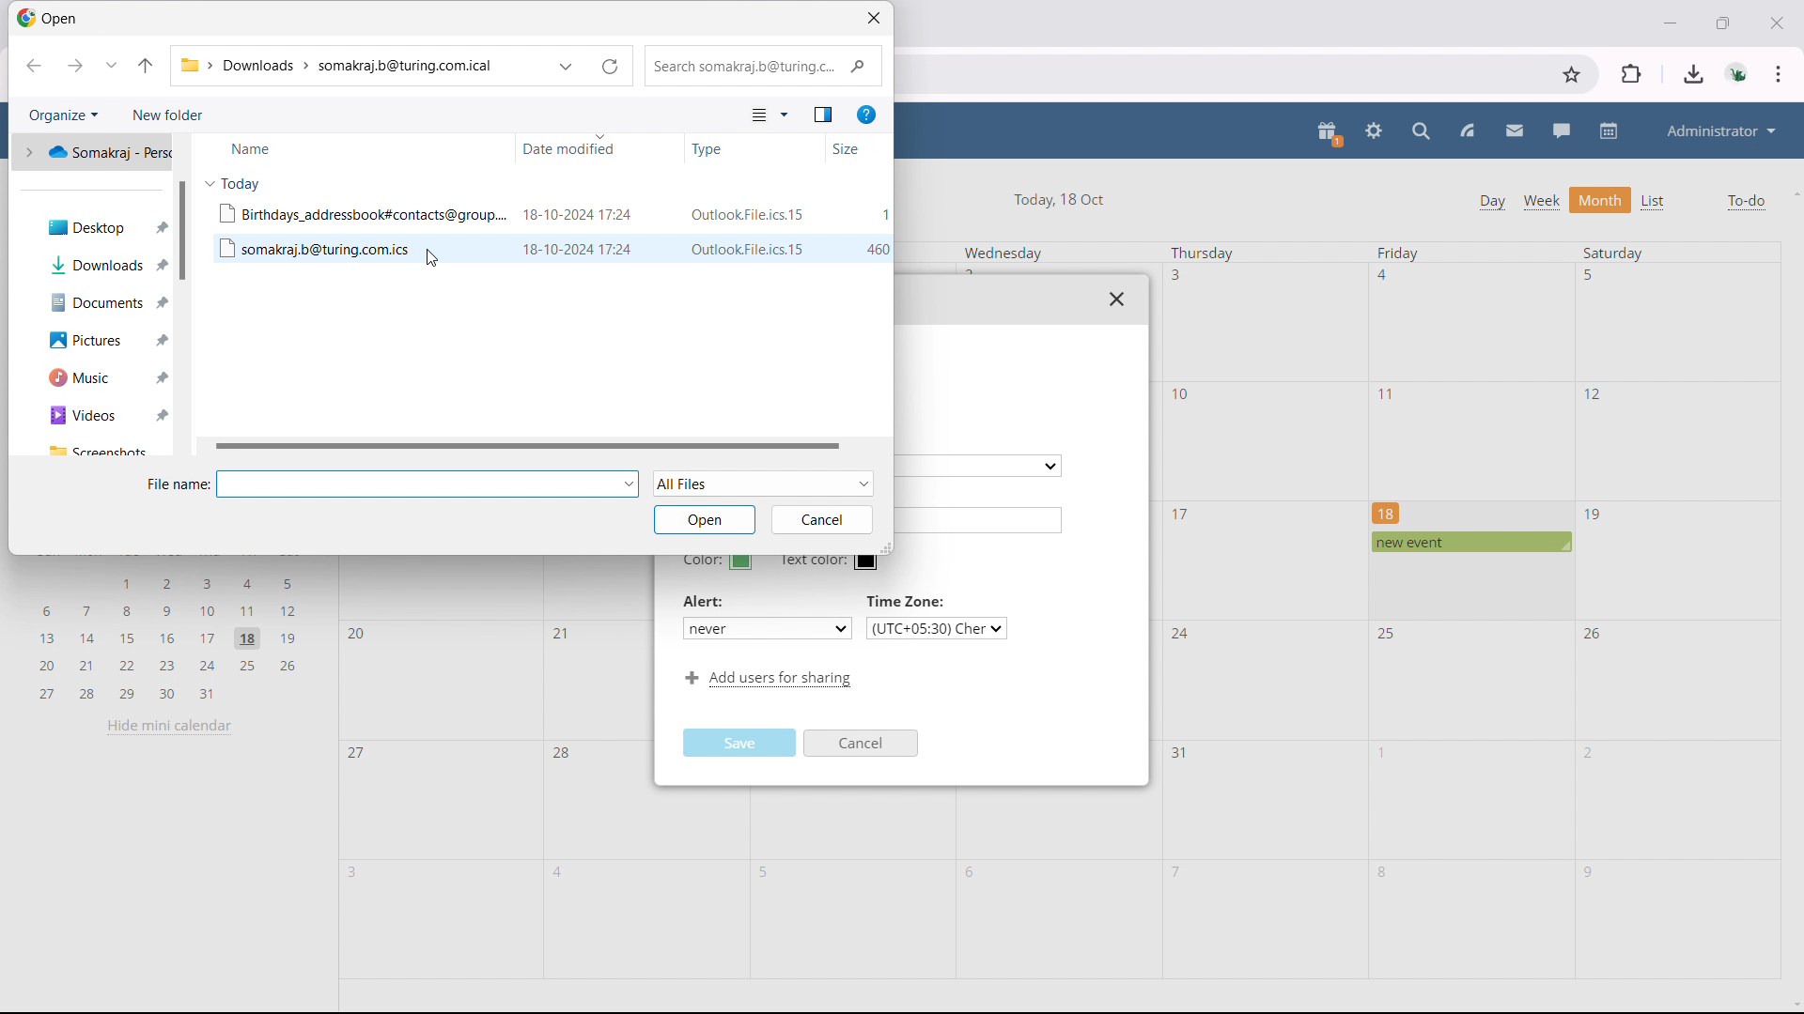  I want to click on close, so click(874, 18).